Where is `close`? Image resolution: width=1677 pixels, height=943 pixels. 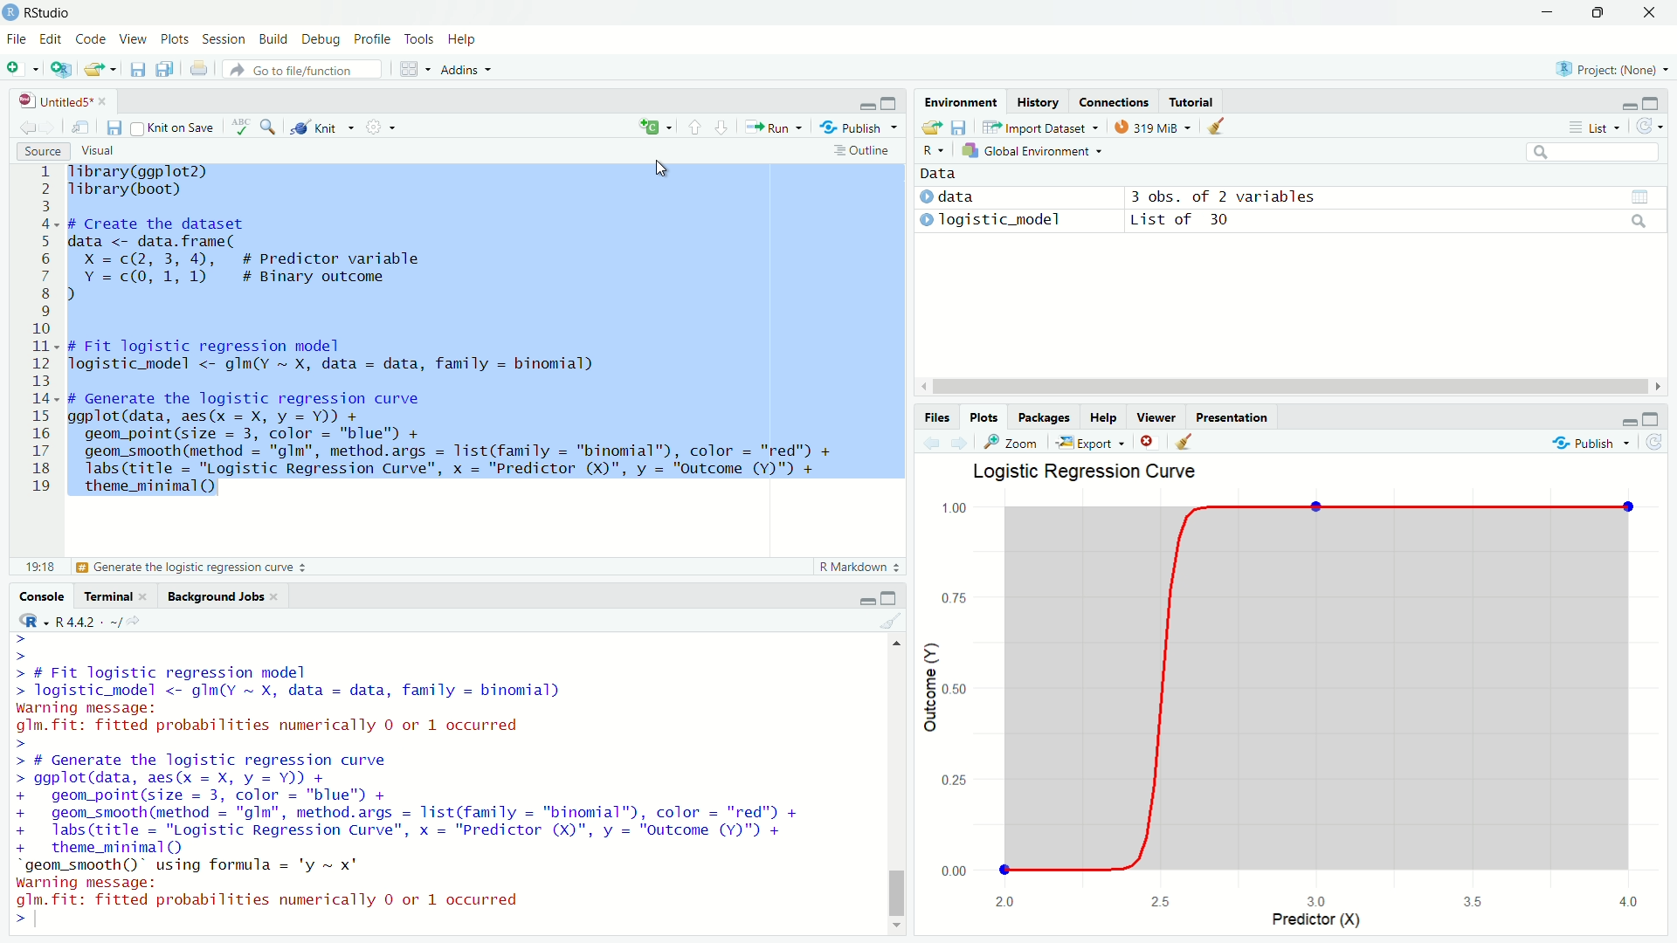 close is located at coordinates (142, 596).